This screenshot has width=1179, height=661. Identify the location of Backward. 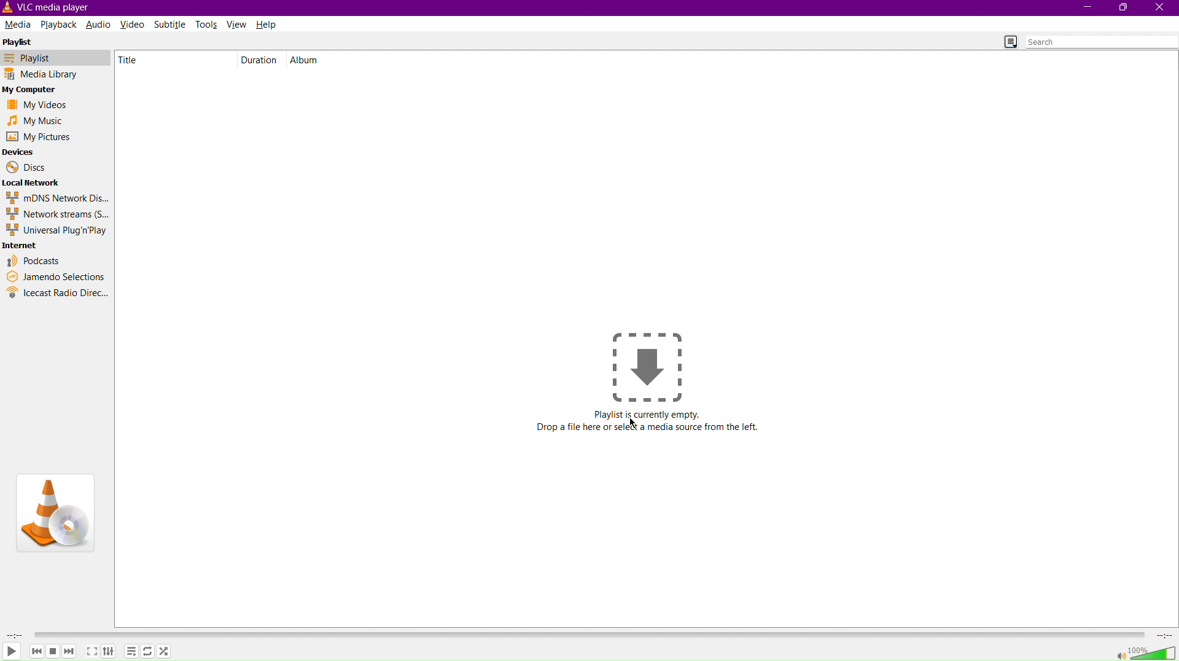
(36, 650).